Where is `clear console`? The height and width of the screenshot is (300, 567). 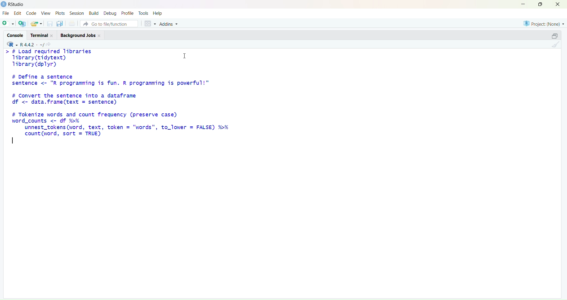 clear console is located at coordinates (555, 45).